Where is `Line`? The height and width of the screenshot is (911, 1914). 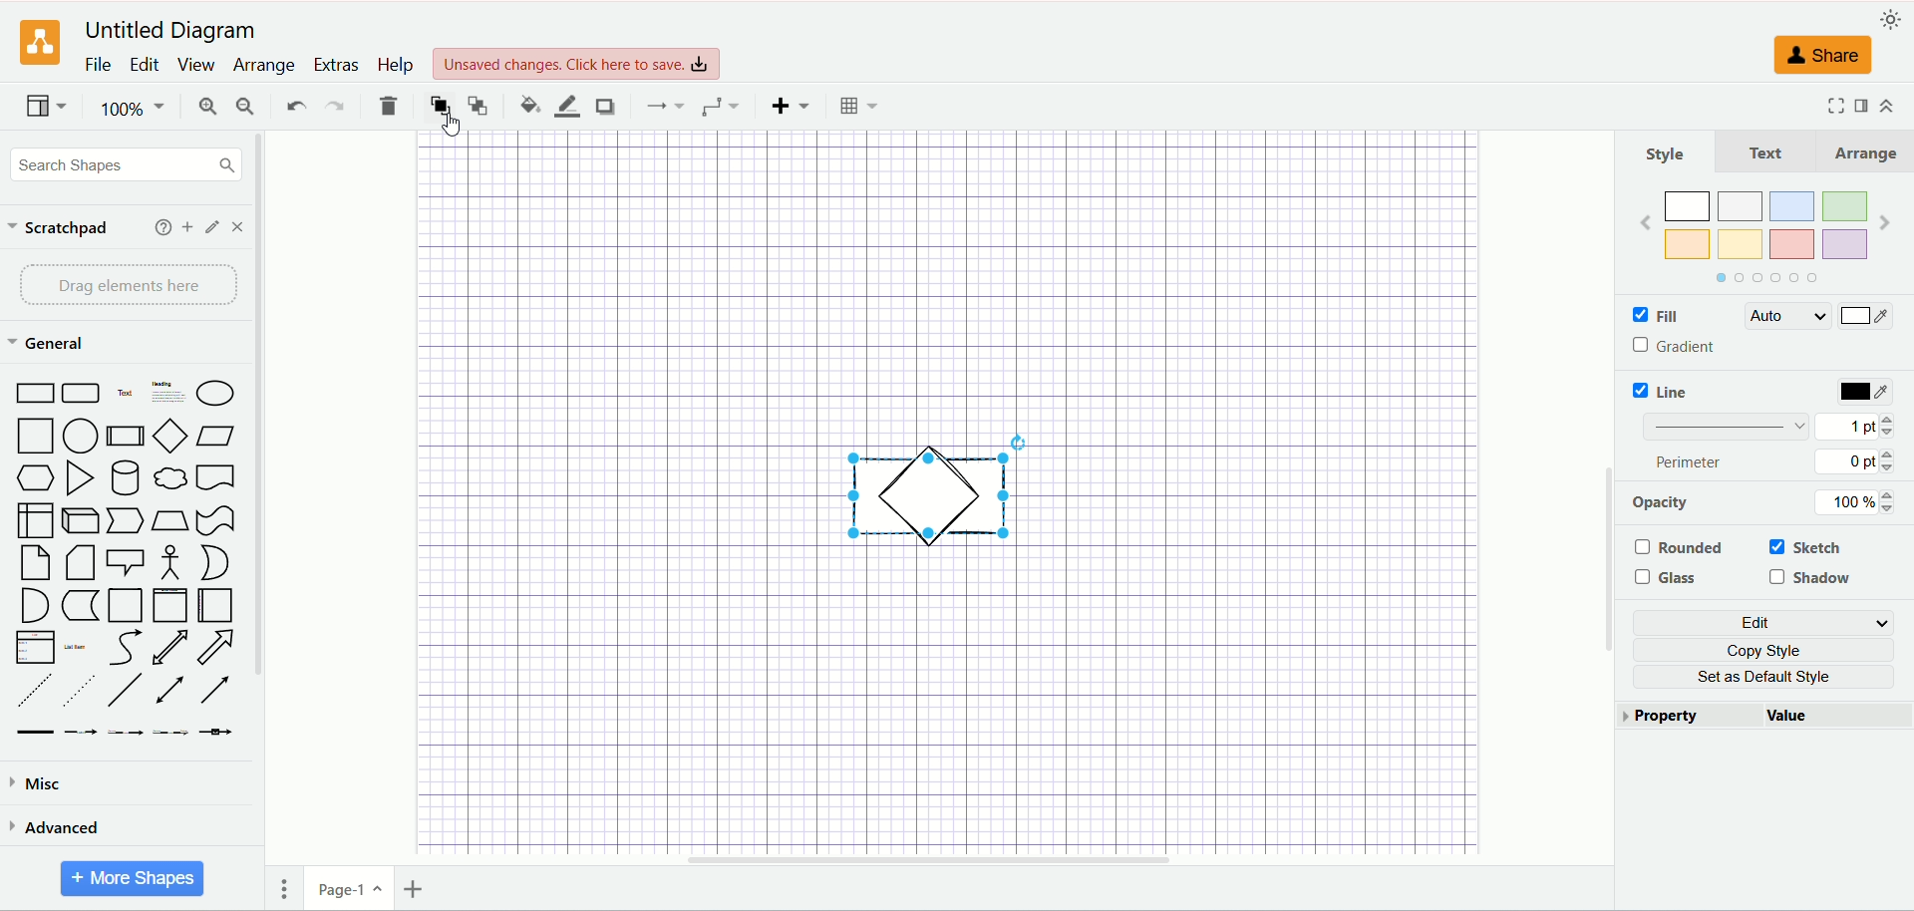 Line is located at coordinates (127, 690).